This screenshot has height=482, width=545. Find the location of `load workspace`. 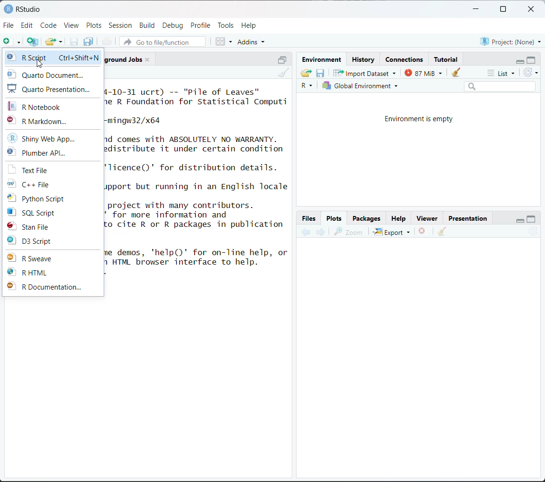

load workspace is located at coordinates (307, 74).